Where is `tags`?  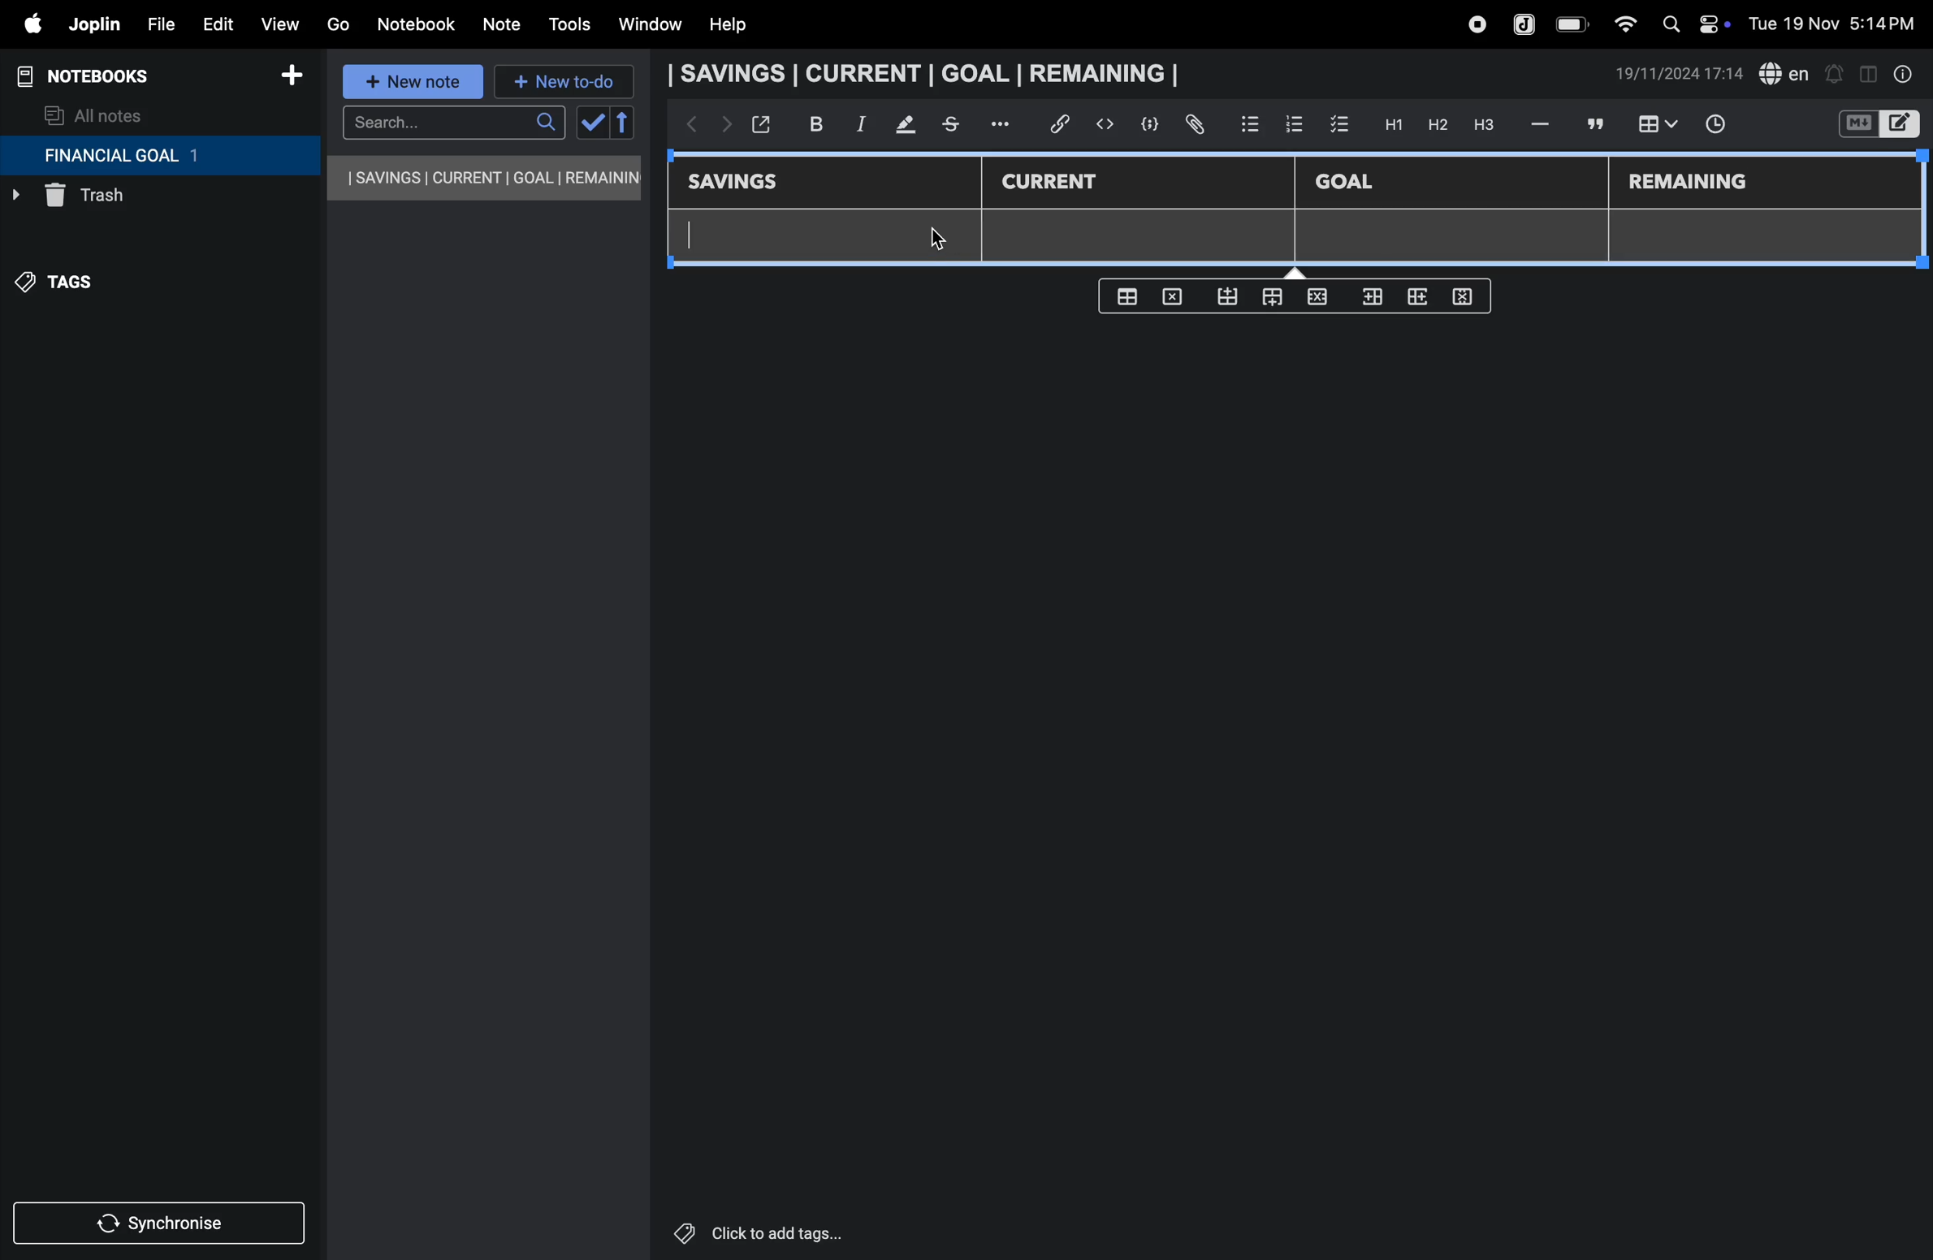 tags is located at coordinates (66, 290).